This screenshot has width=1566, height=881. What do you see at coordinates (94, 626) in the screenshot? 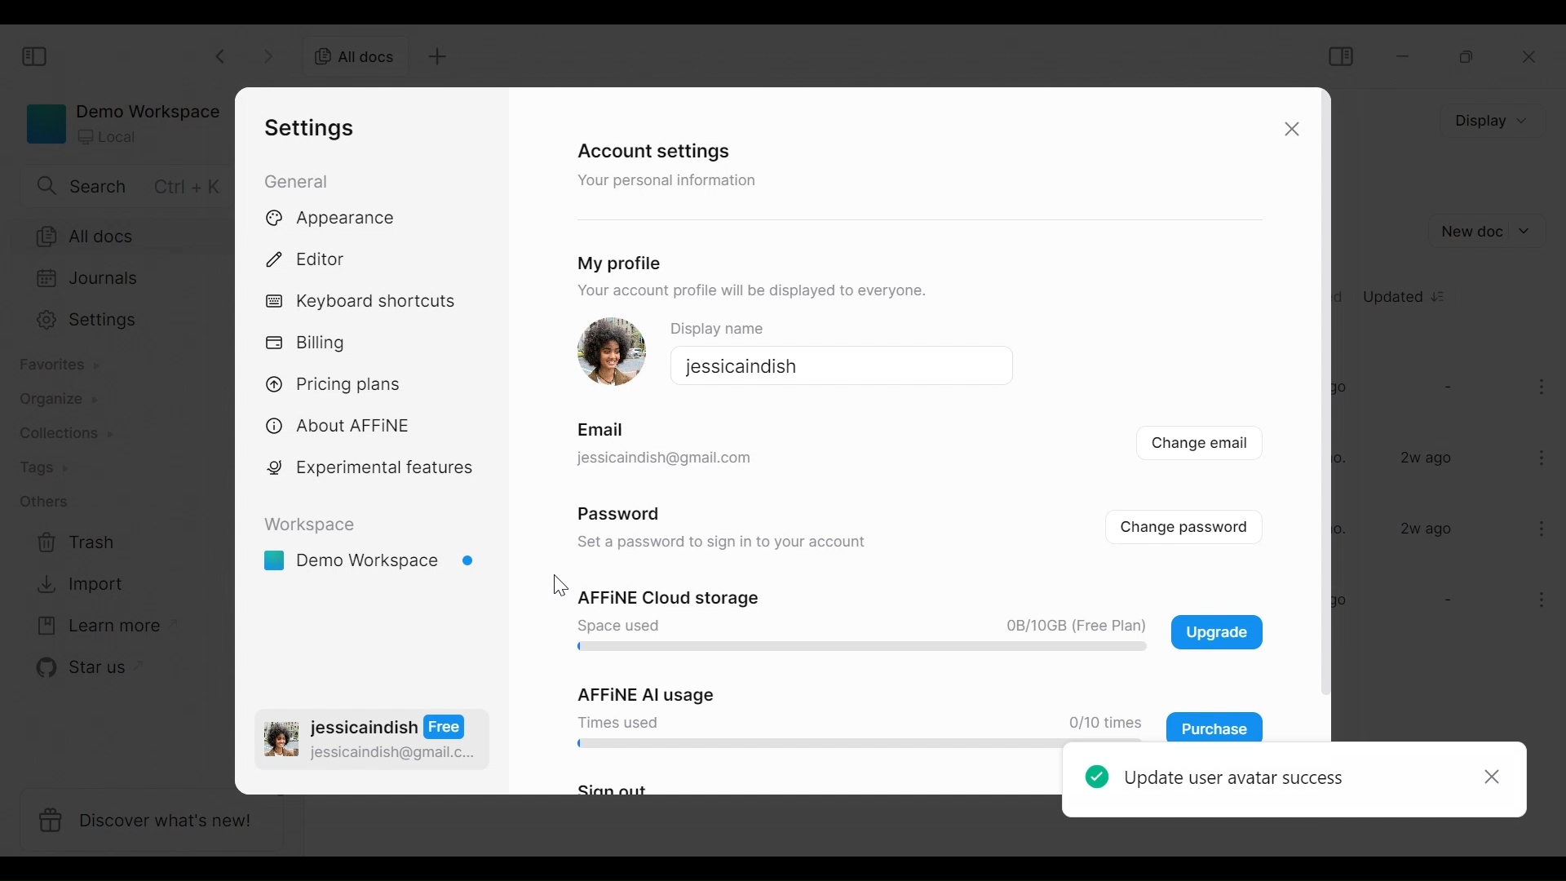
I see `Learn more` at bounding box center [94, 626].